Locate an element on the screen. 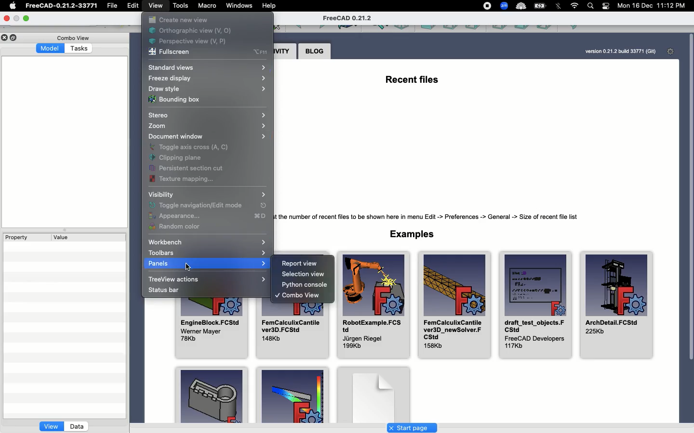  Settings is located at coordinates (672, 52).